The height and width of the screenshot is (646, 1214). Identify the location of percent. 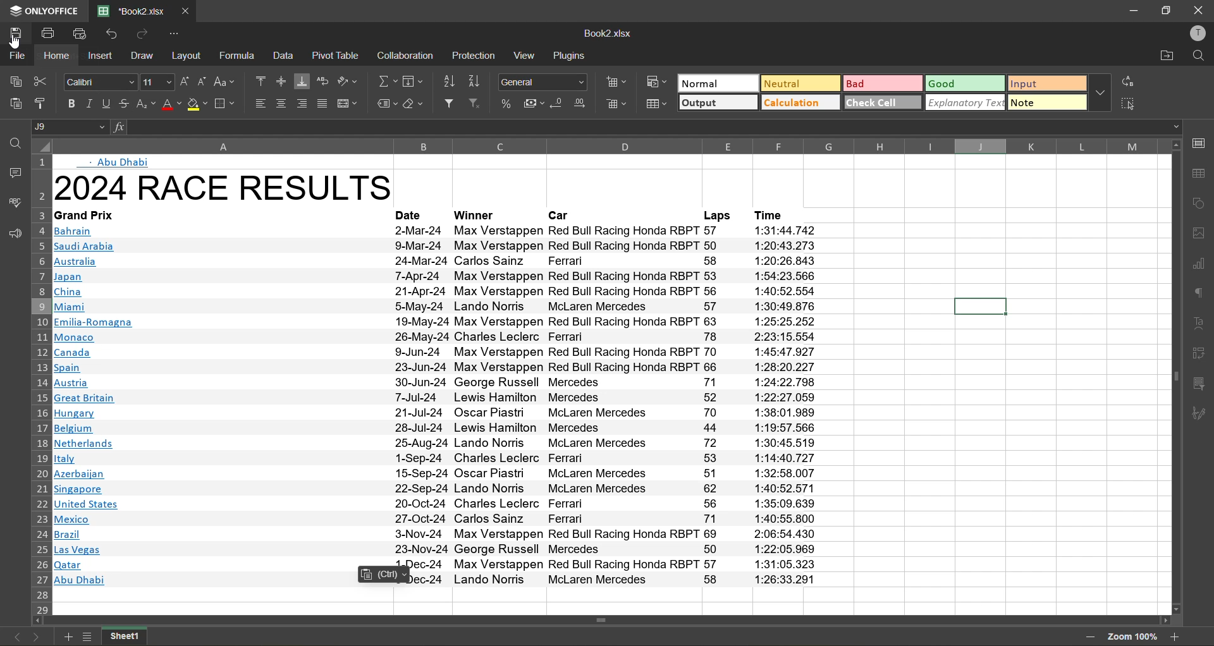
(504, 105).